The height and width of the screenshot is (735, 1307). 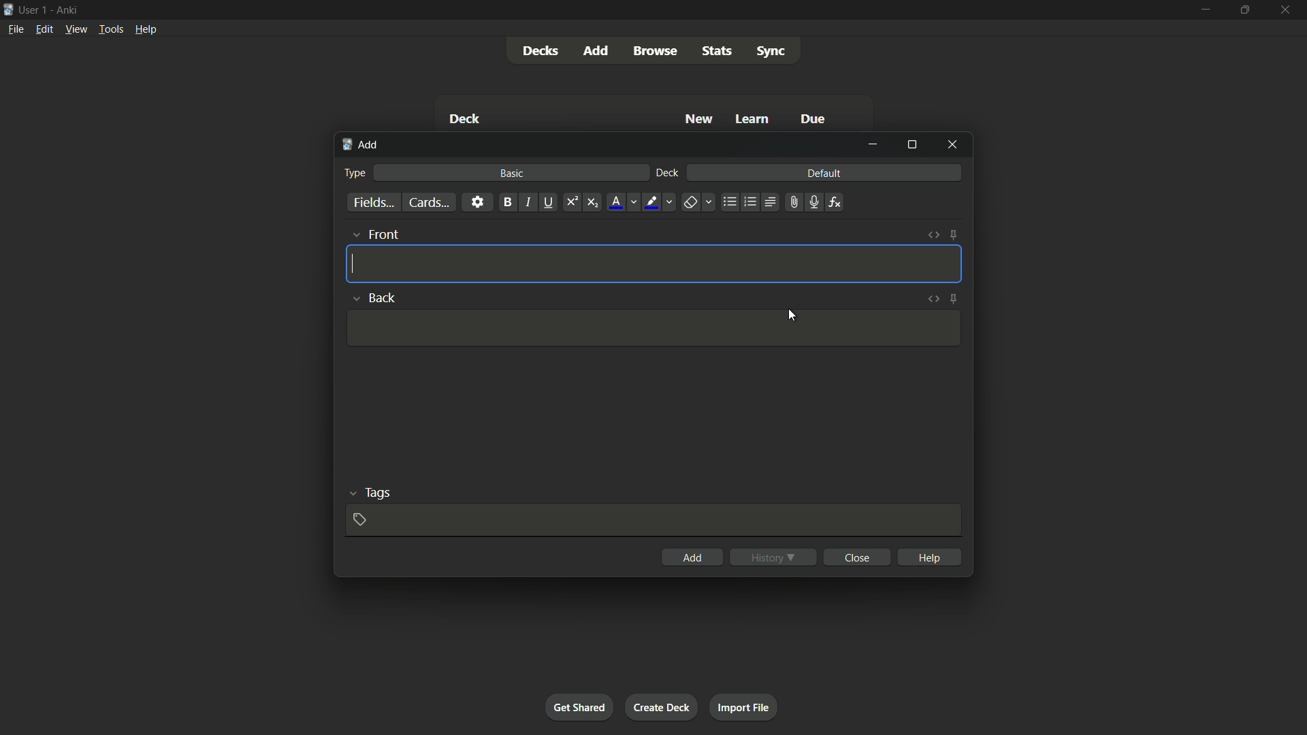 What do you see at coordinates (873, 144) in the screenshot?
I see `minimize` at bounding box center [873, 144].